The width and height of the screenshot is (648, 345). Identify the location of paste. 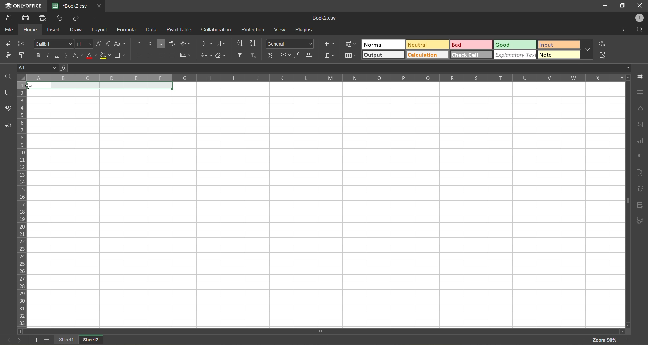
(8, 55).